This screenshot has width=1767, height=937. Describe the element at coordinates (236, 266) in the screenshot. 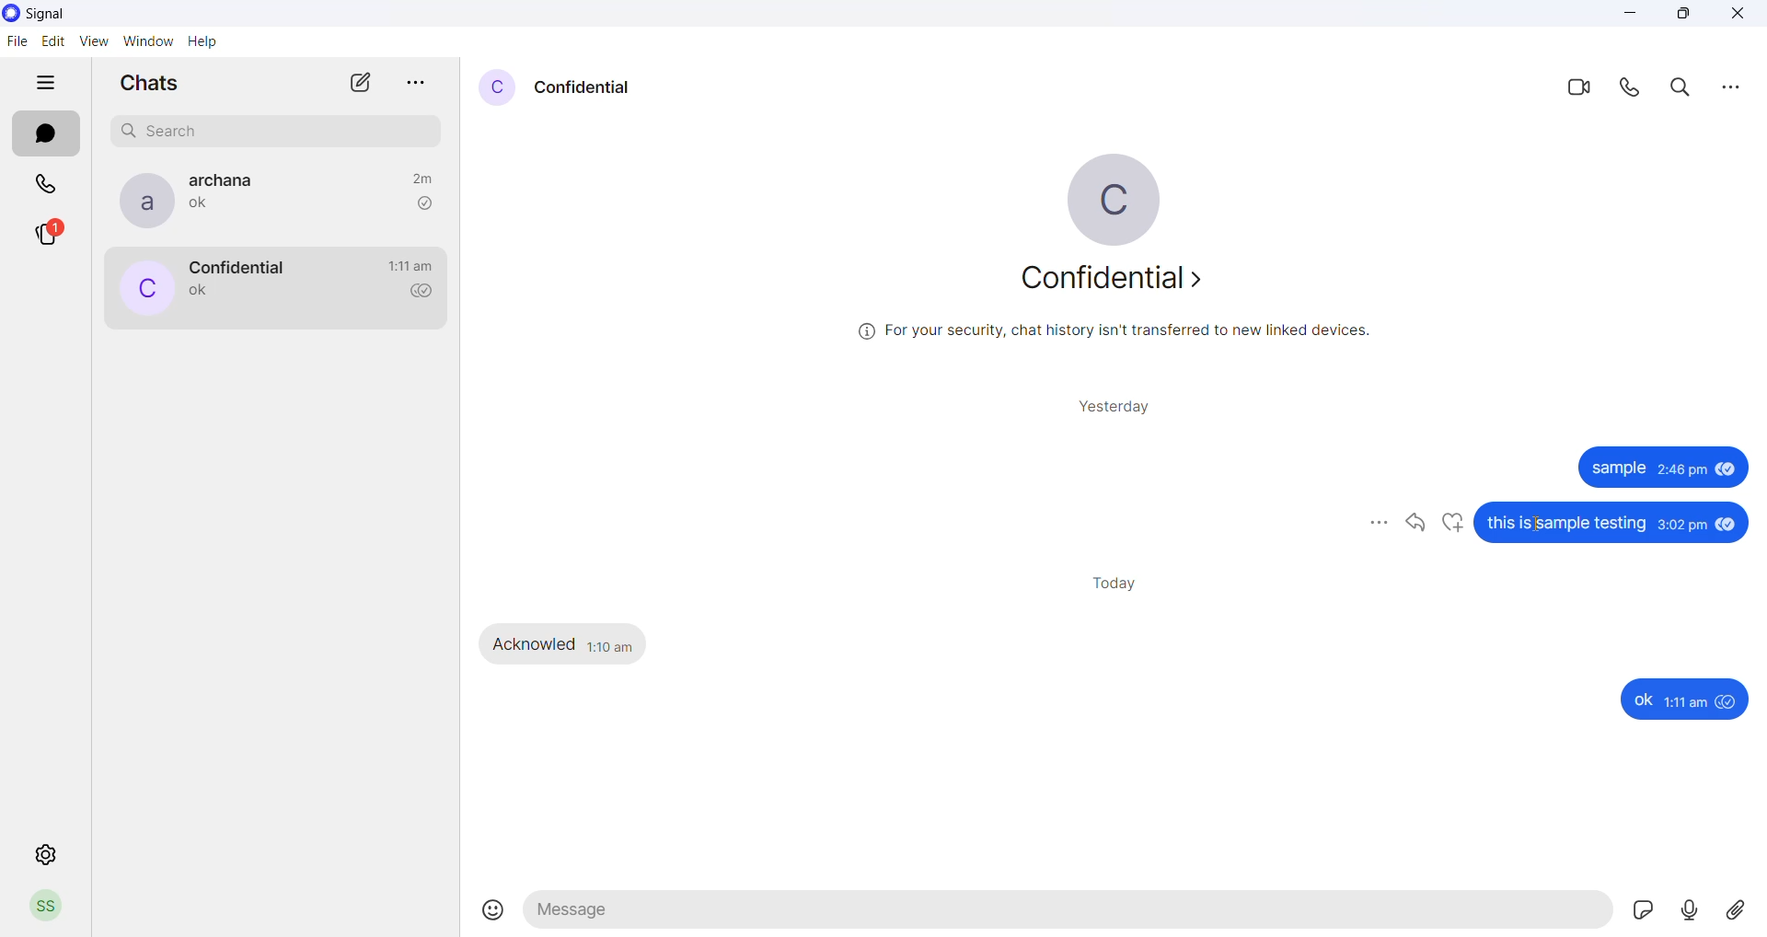

I see `contact name` at that location.